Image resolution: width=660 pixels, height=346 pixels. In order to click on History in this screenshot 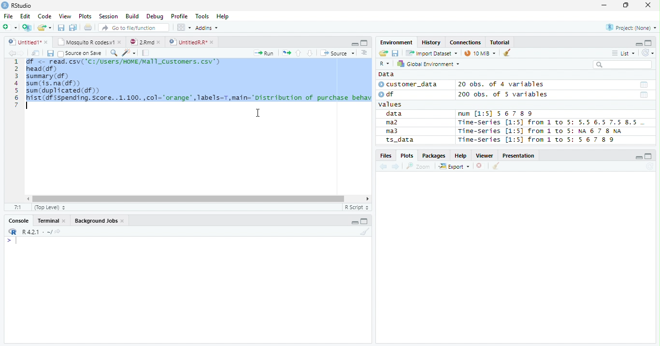, I will do `click(432, 43)`.